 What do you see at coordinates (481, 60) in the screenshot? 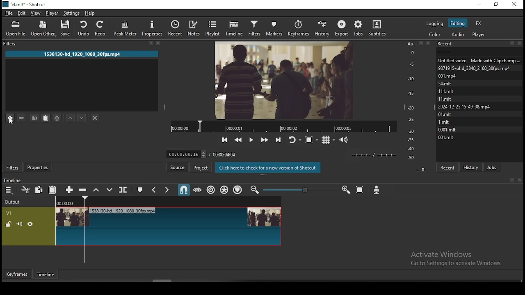
I see `Untitled video - Made with Clipchamp...` at bounding box center [481, 60].